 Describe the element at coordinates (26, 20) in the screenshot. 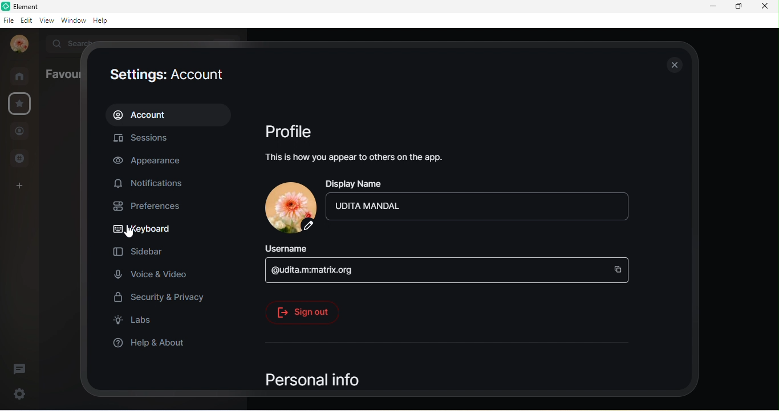

I see `edit` at that location.